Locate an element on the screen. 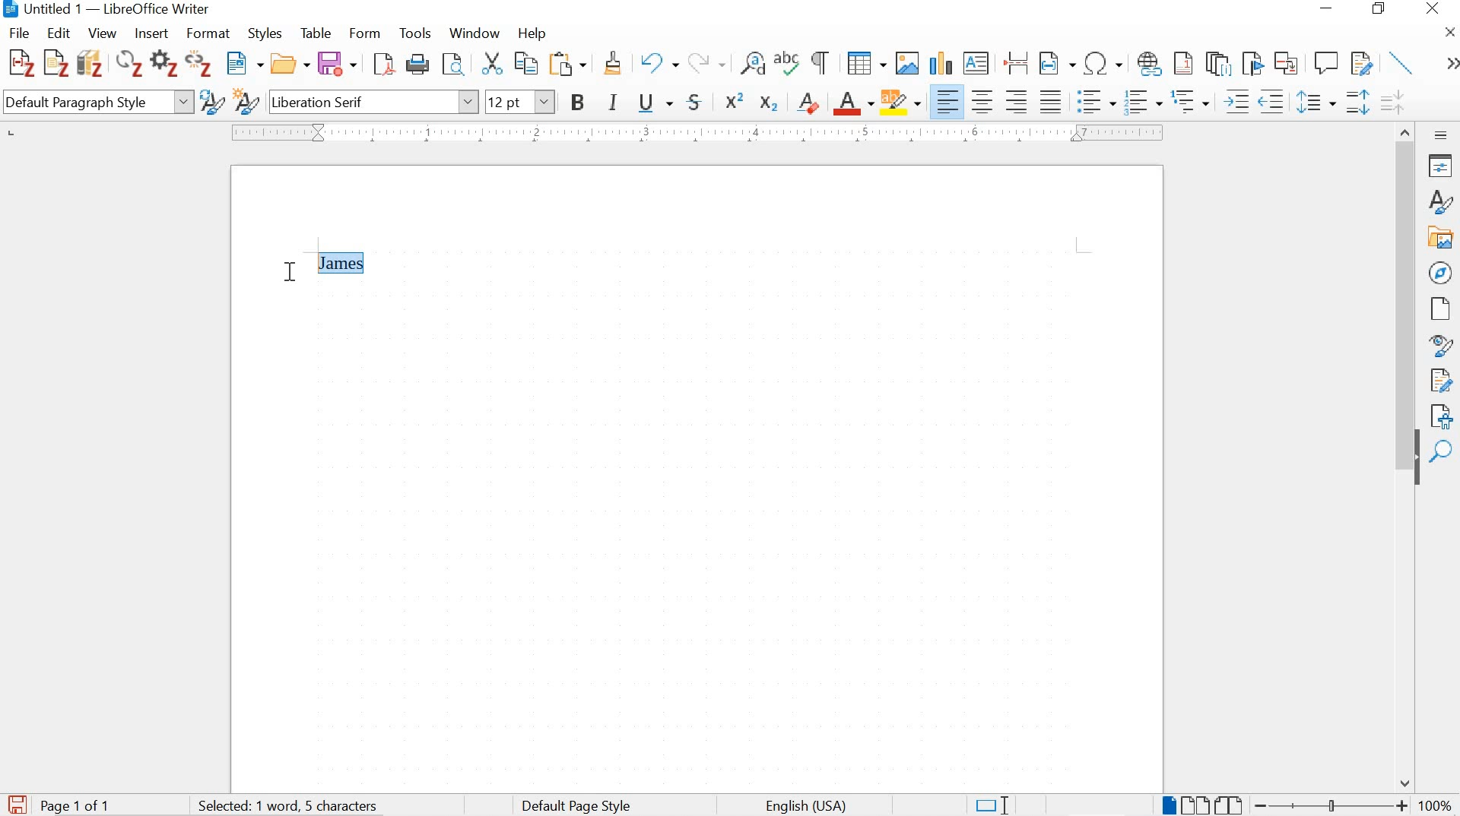 The width and height of the screenshot is (1460, 816). decrease paragraph spacing is located at coordinates (1392, 104).